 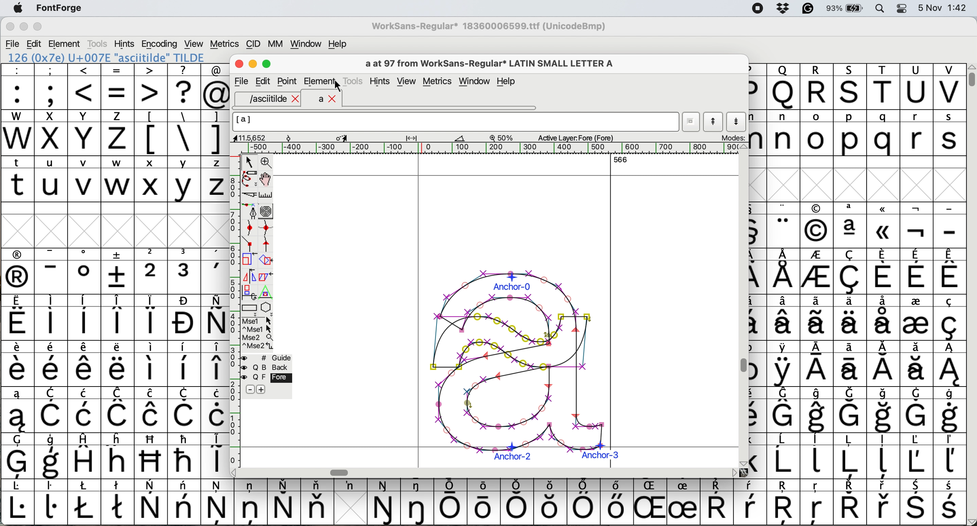 What do you see at coordinates (249, 308) in the screenshot?
I see `Rectangle or box` at bounding box center [249, 308].